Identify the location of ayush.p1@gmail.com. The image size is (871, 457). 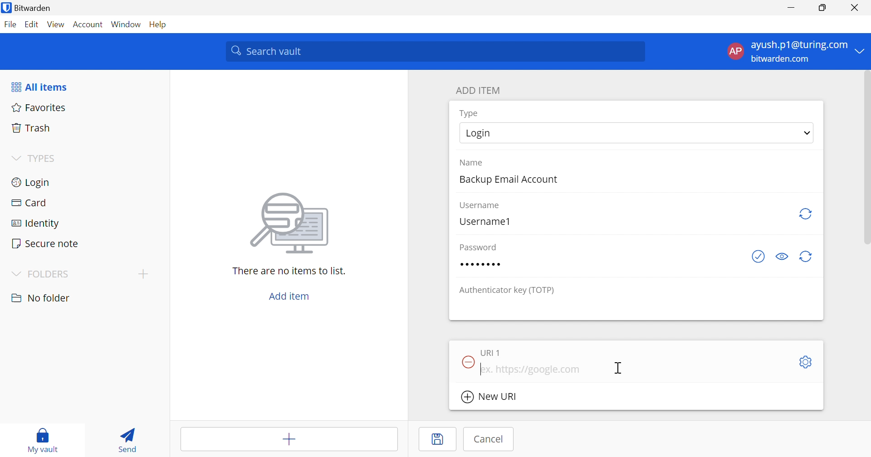
(798, 45).